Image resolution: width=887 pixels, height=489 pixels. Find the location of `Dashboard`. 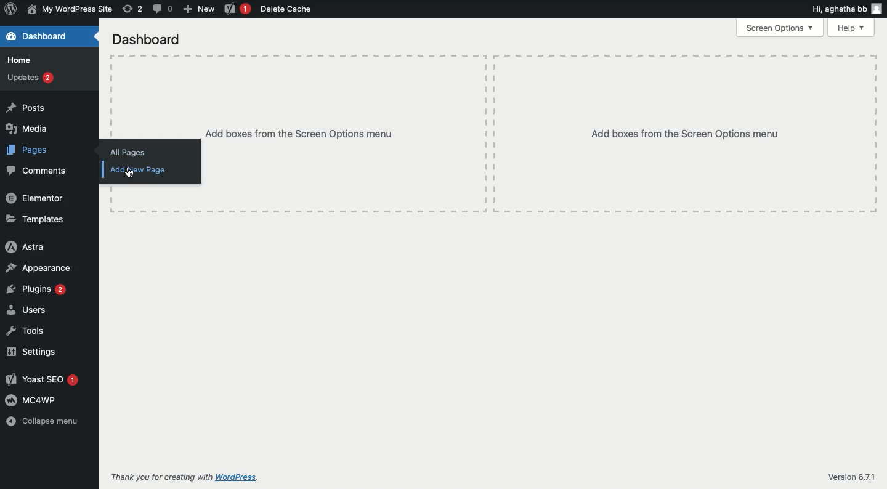

Dashboard is located at coordinates (40, 36).